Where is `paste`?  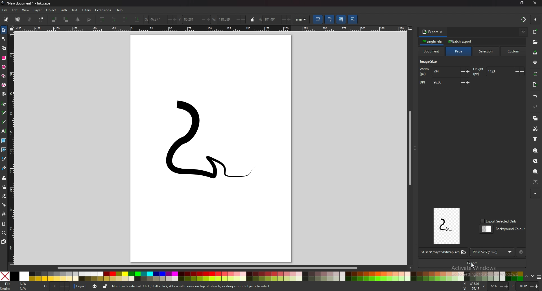 paste is located at coordinates (536, 140).